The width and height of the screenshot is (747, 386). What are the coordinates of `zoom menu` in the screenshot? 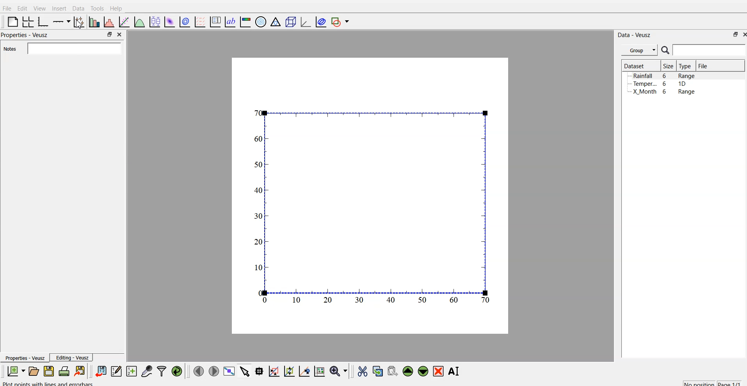 It's located at (339, 370).